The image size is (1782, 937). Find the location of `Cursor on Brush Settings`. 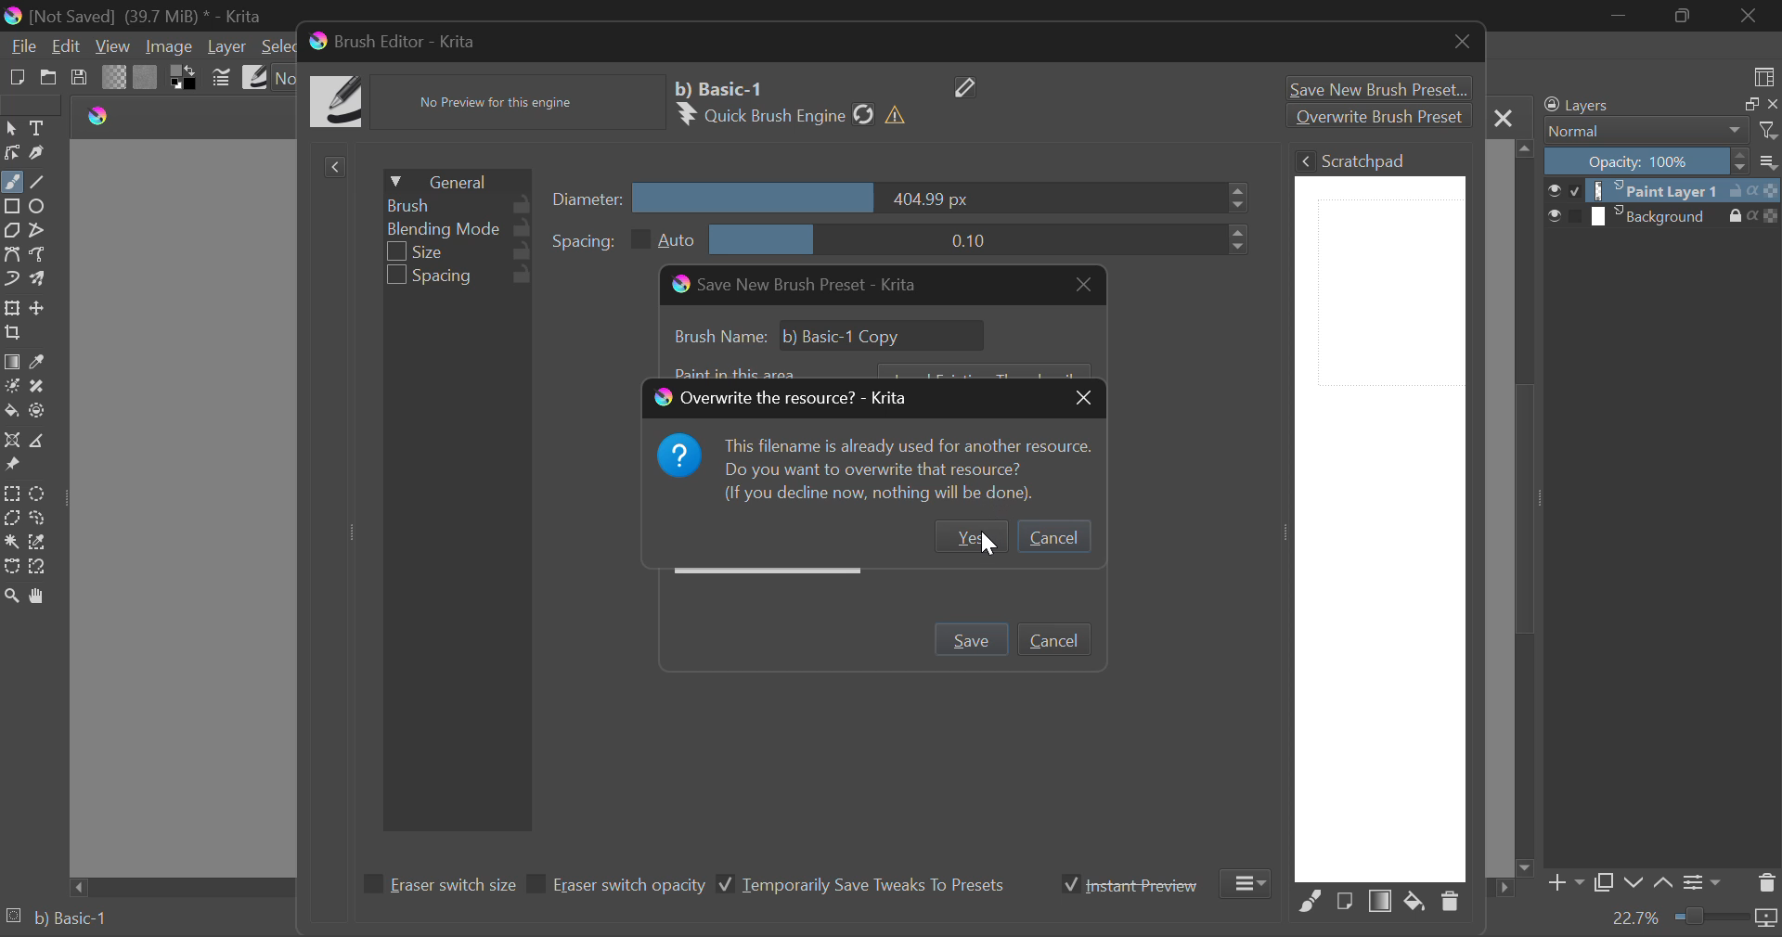

Cursor on Brush Settings is located at coordinates (222, 78).